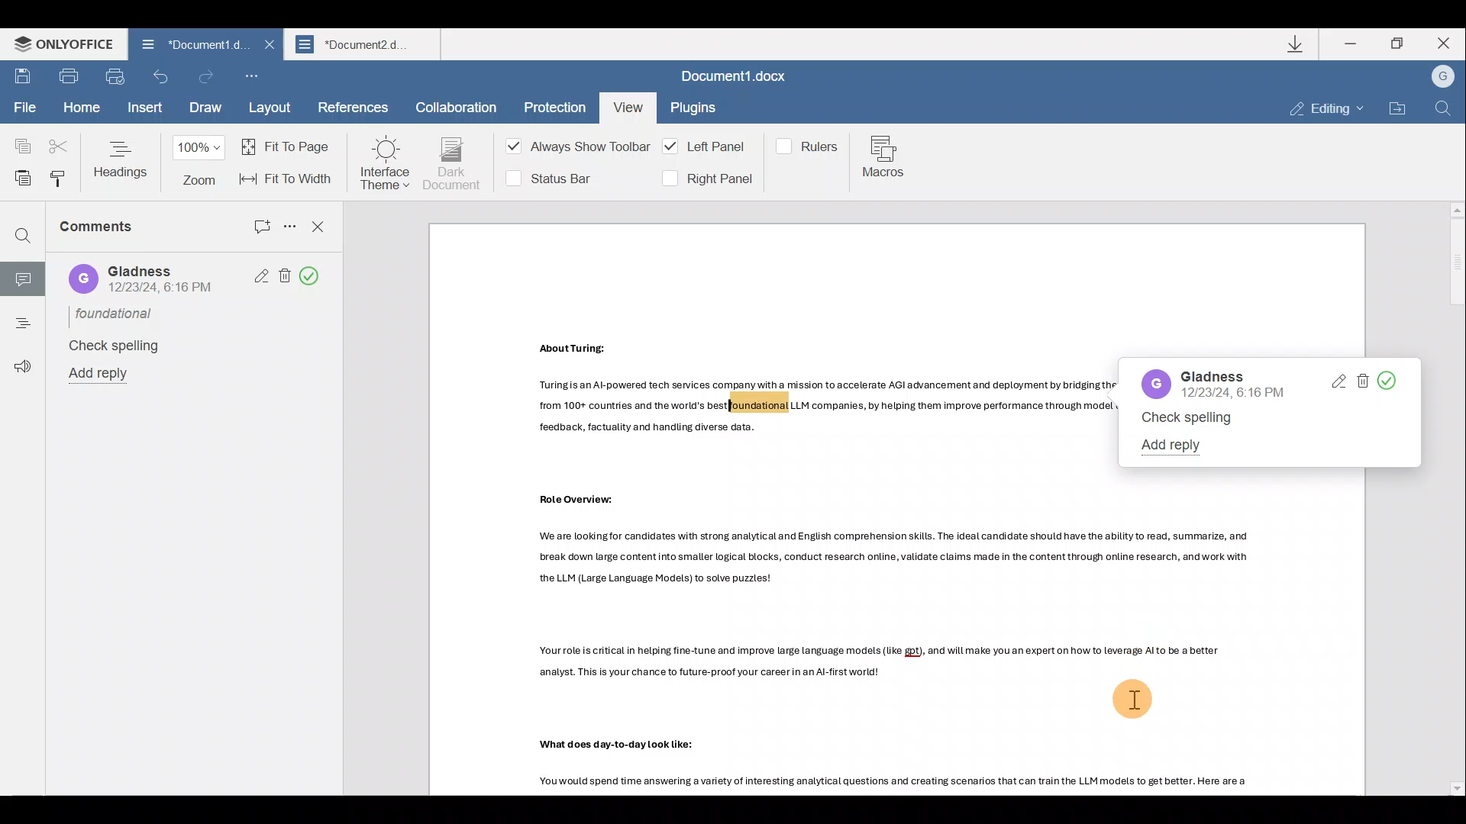  What do you see at coordinates (287, 225) in the screenshot?
I see `Sort and more` at bounding box center [287, 225].